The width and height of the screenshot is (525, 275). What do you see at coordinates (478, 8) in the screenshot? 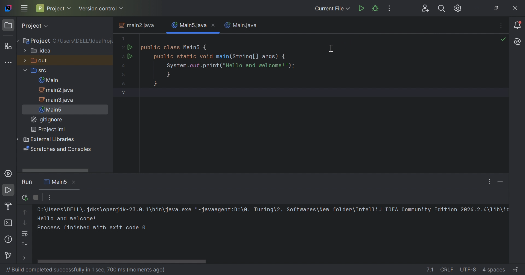
I see `Minimize` at bounding box center [478, 8].